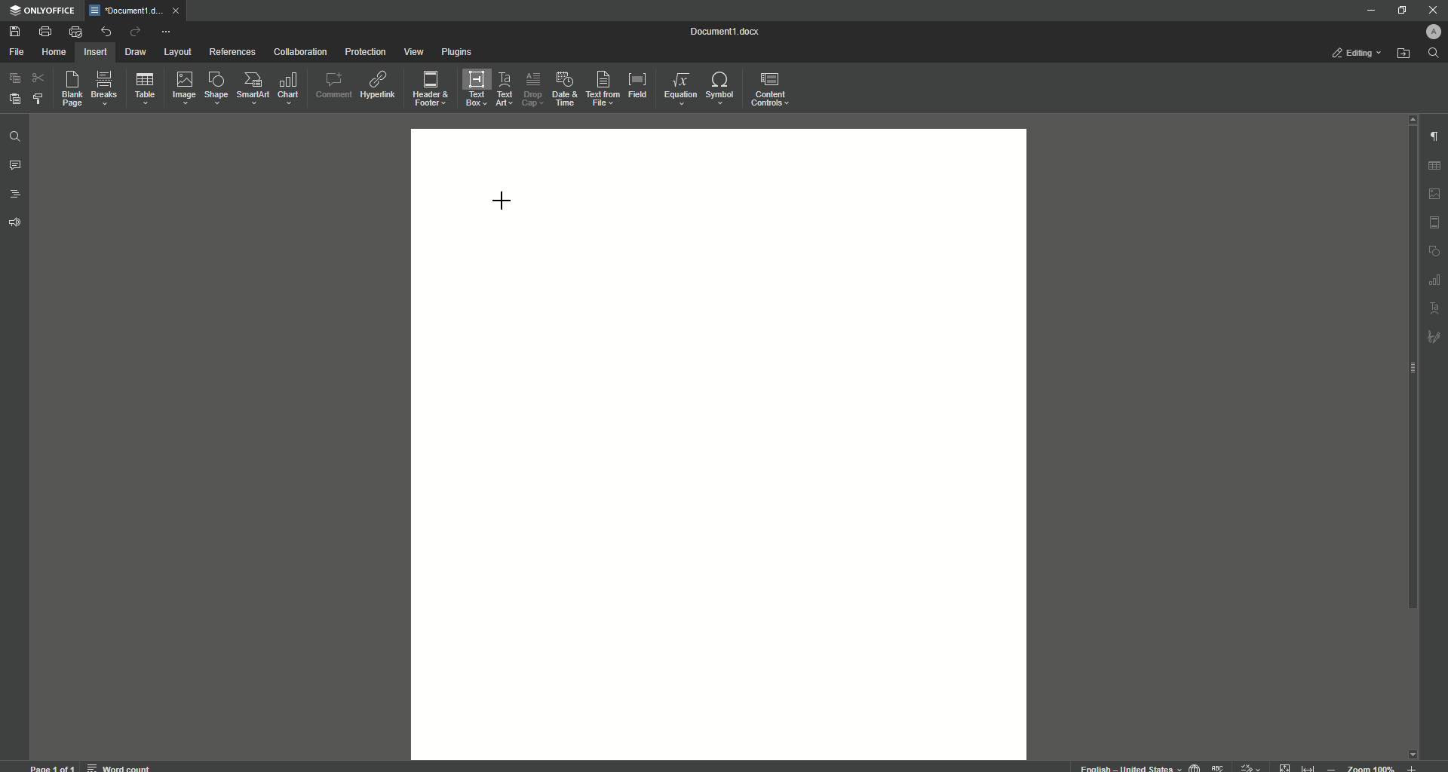  What do you see at coordinates (73, 88) in the screenshot?
I see `Blank Page` at bounding box center [73, 88].